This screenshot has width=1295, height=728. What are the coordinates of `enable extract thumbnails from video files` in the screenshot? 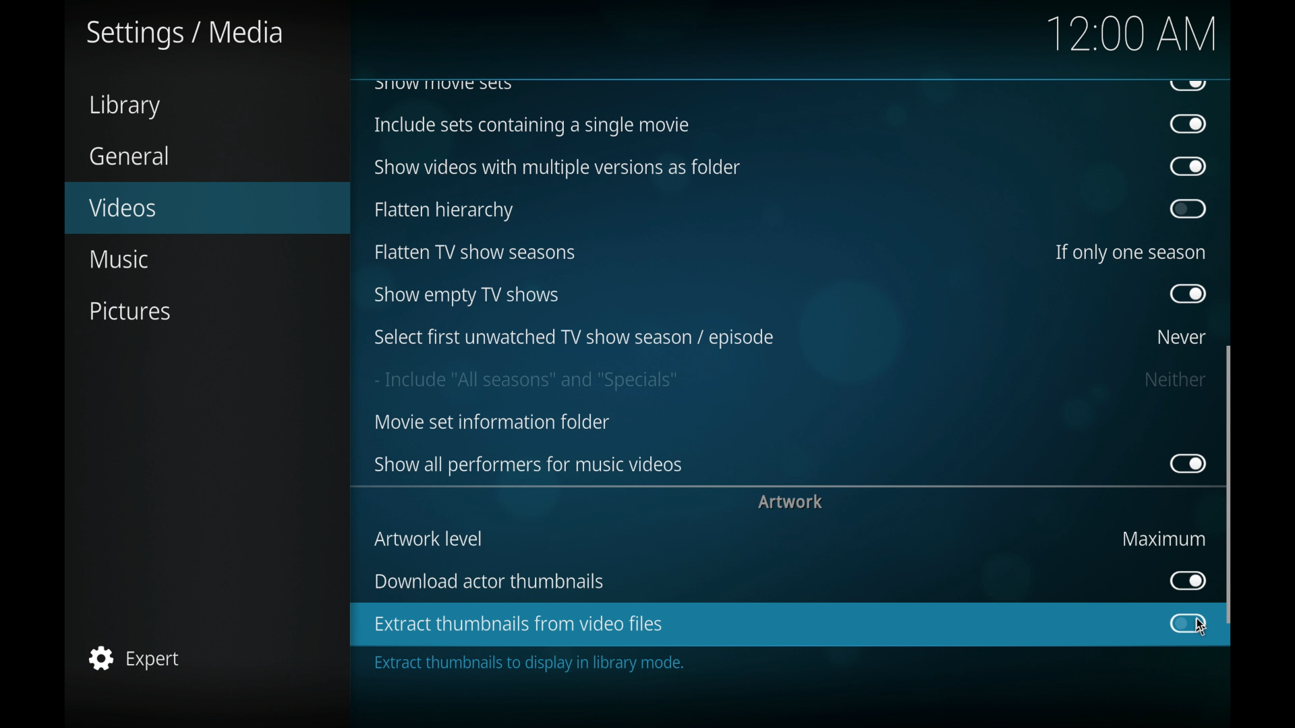 It's located at (518, 625).